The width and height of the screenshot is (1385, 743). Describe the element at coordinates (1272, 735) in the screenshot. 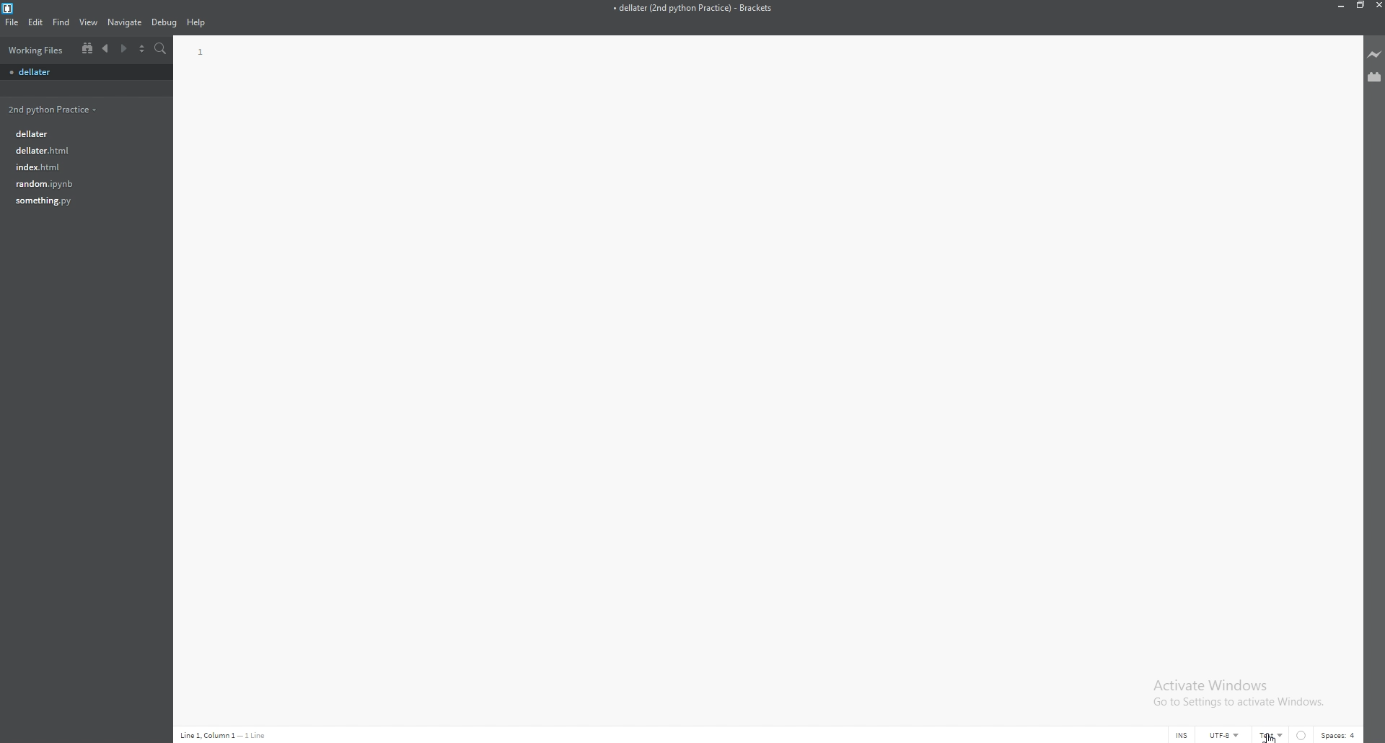

I see `language` at that location.